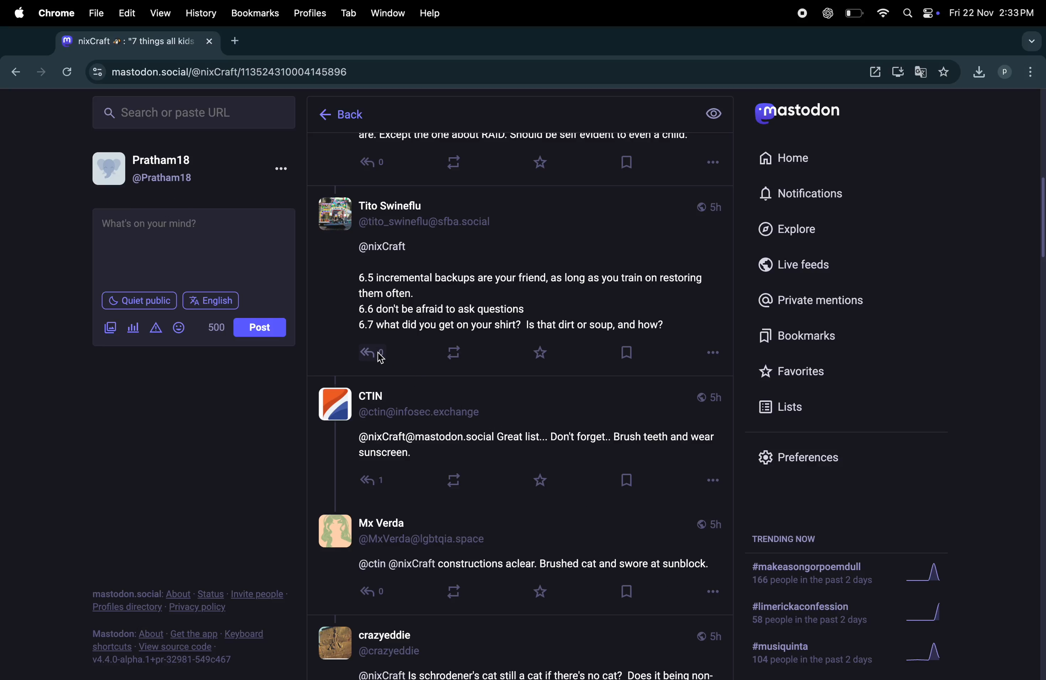 The width and height of the screenshot is (1046, 680). Describe the element at coordinates (261, 327) in the screenshot. I see `post` at that location.